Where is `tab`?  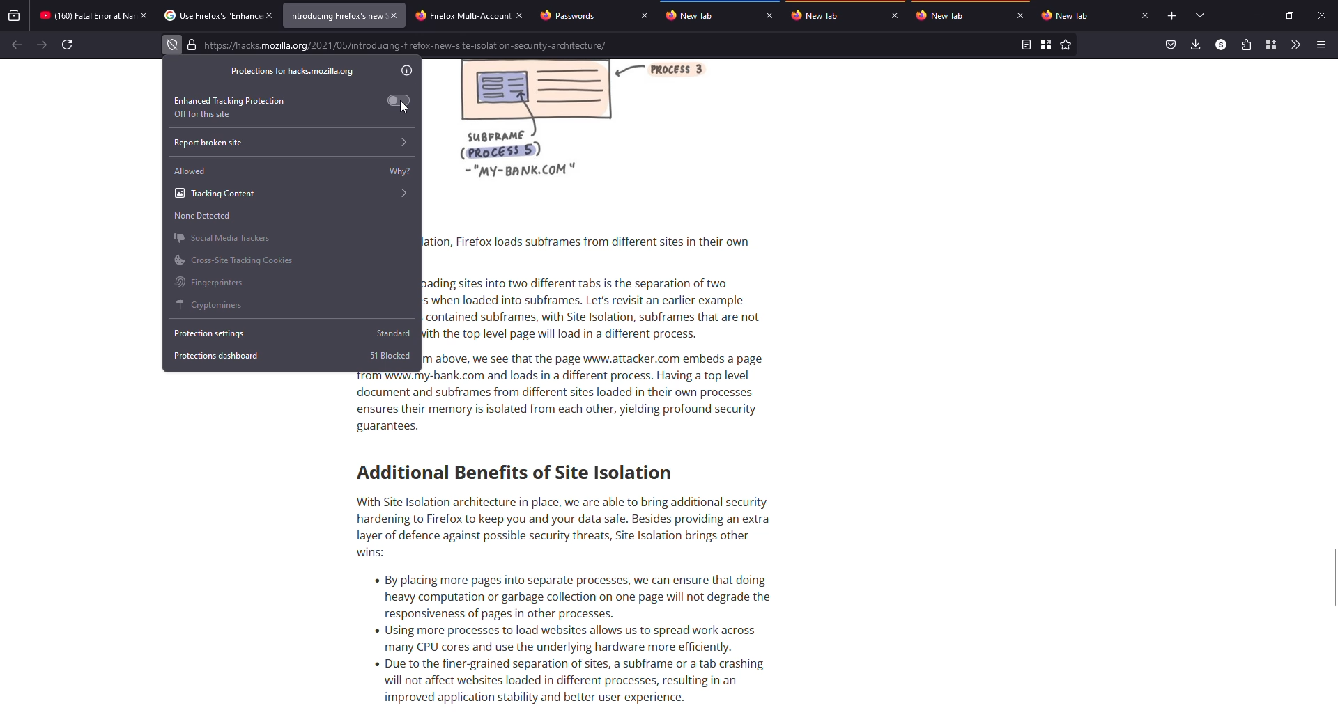 tab is located at coordinates (210, 15).